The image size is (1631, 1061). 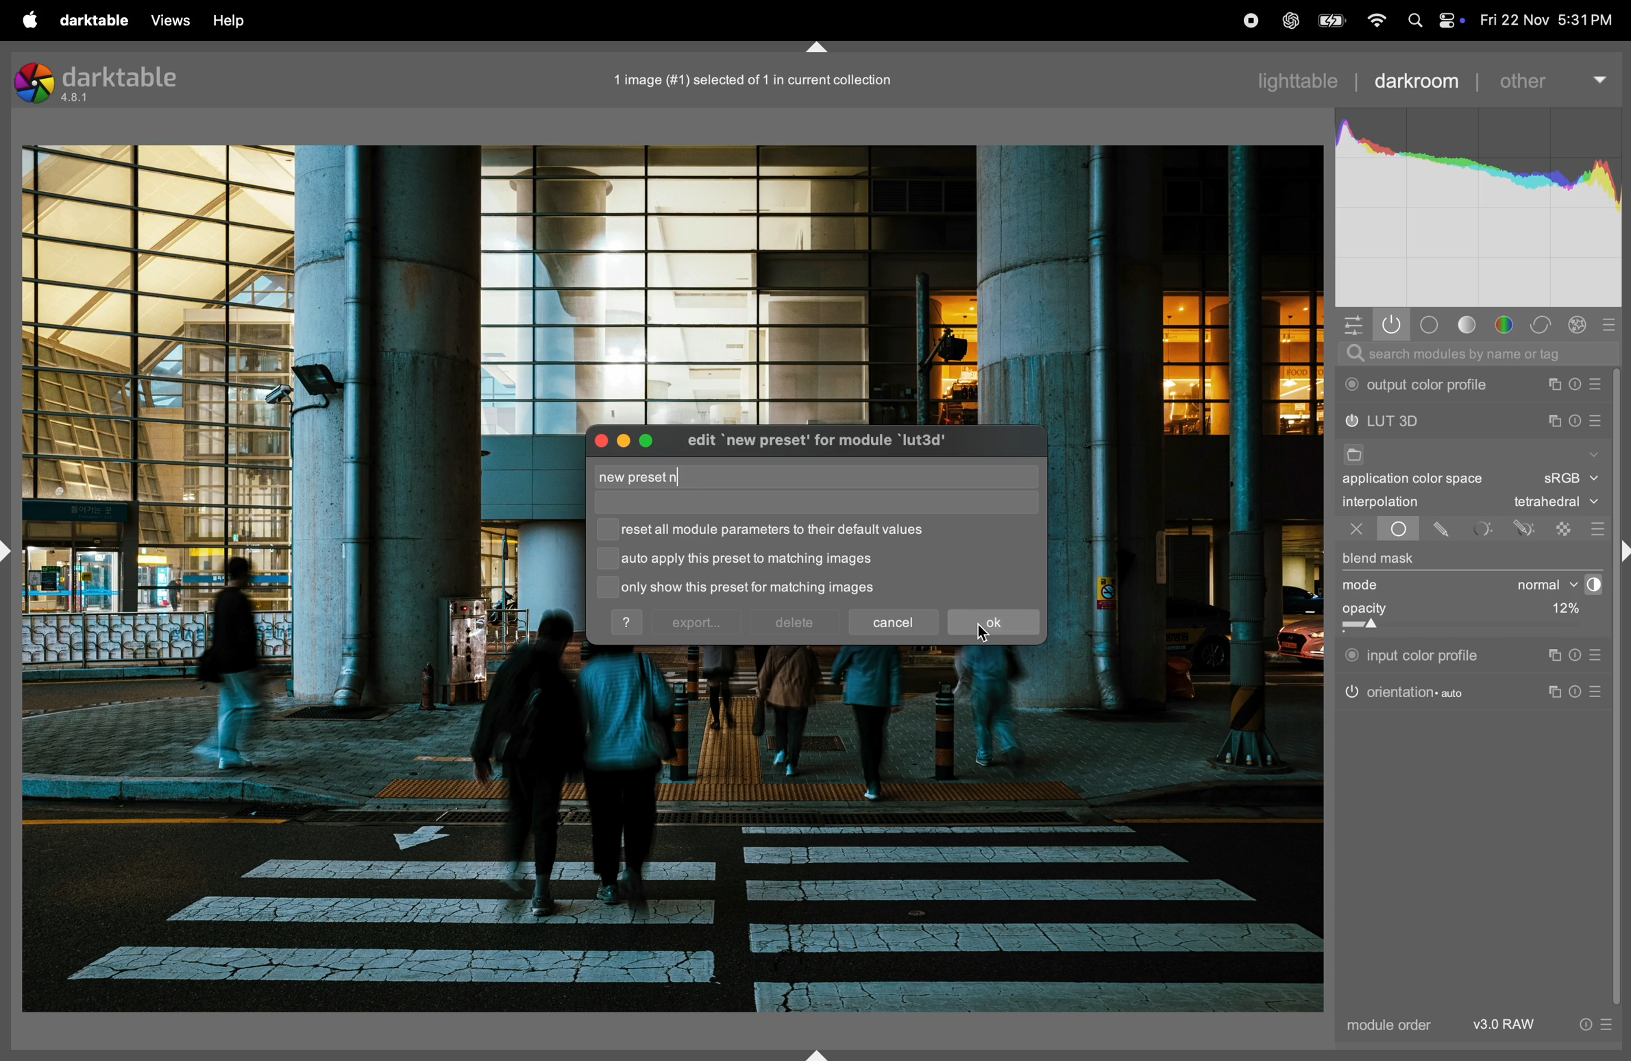 I want to click on normal, so click(x=1534, y=585).